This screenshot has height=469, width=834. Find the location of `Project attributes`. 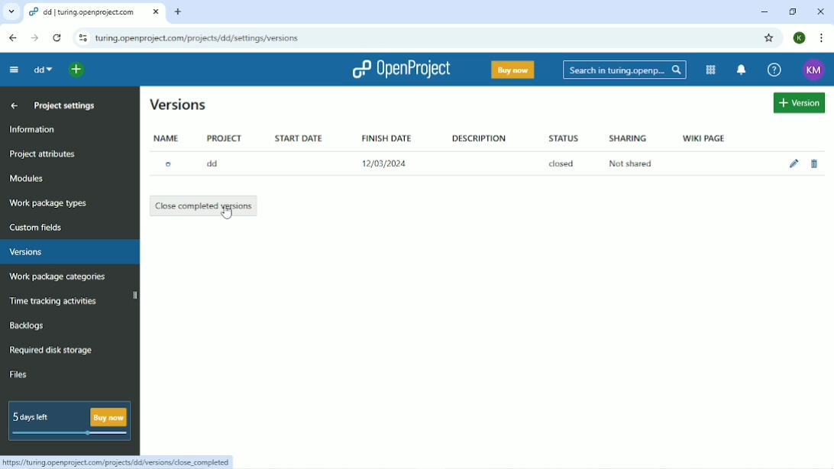

Project attributes is located at coordinates (45, 155).